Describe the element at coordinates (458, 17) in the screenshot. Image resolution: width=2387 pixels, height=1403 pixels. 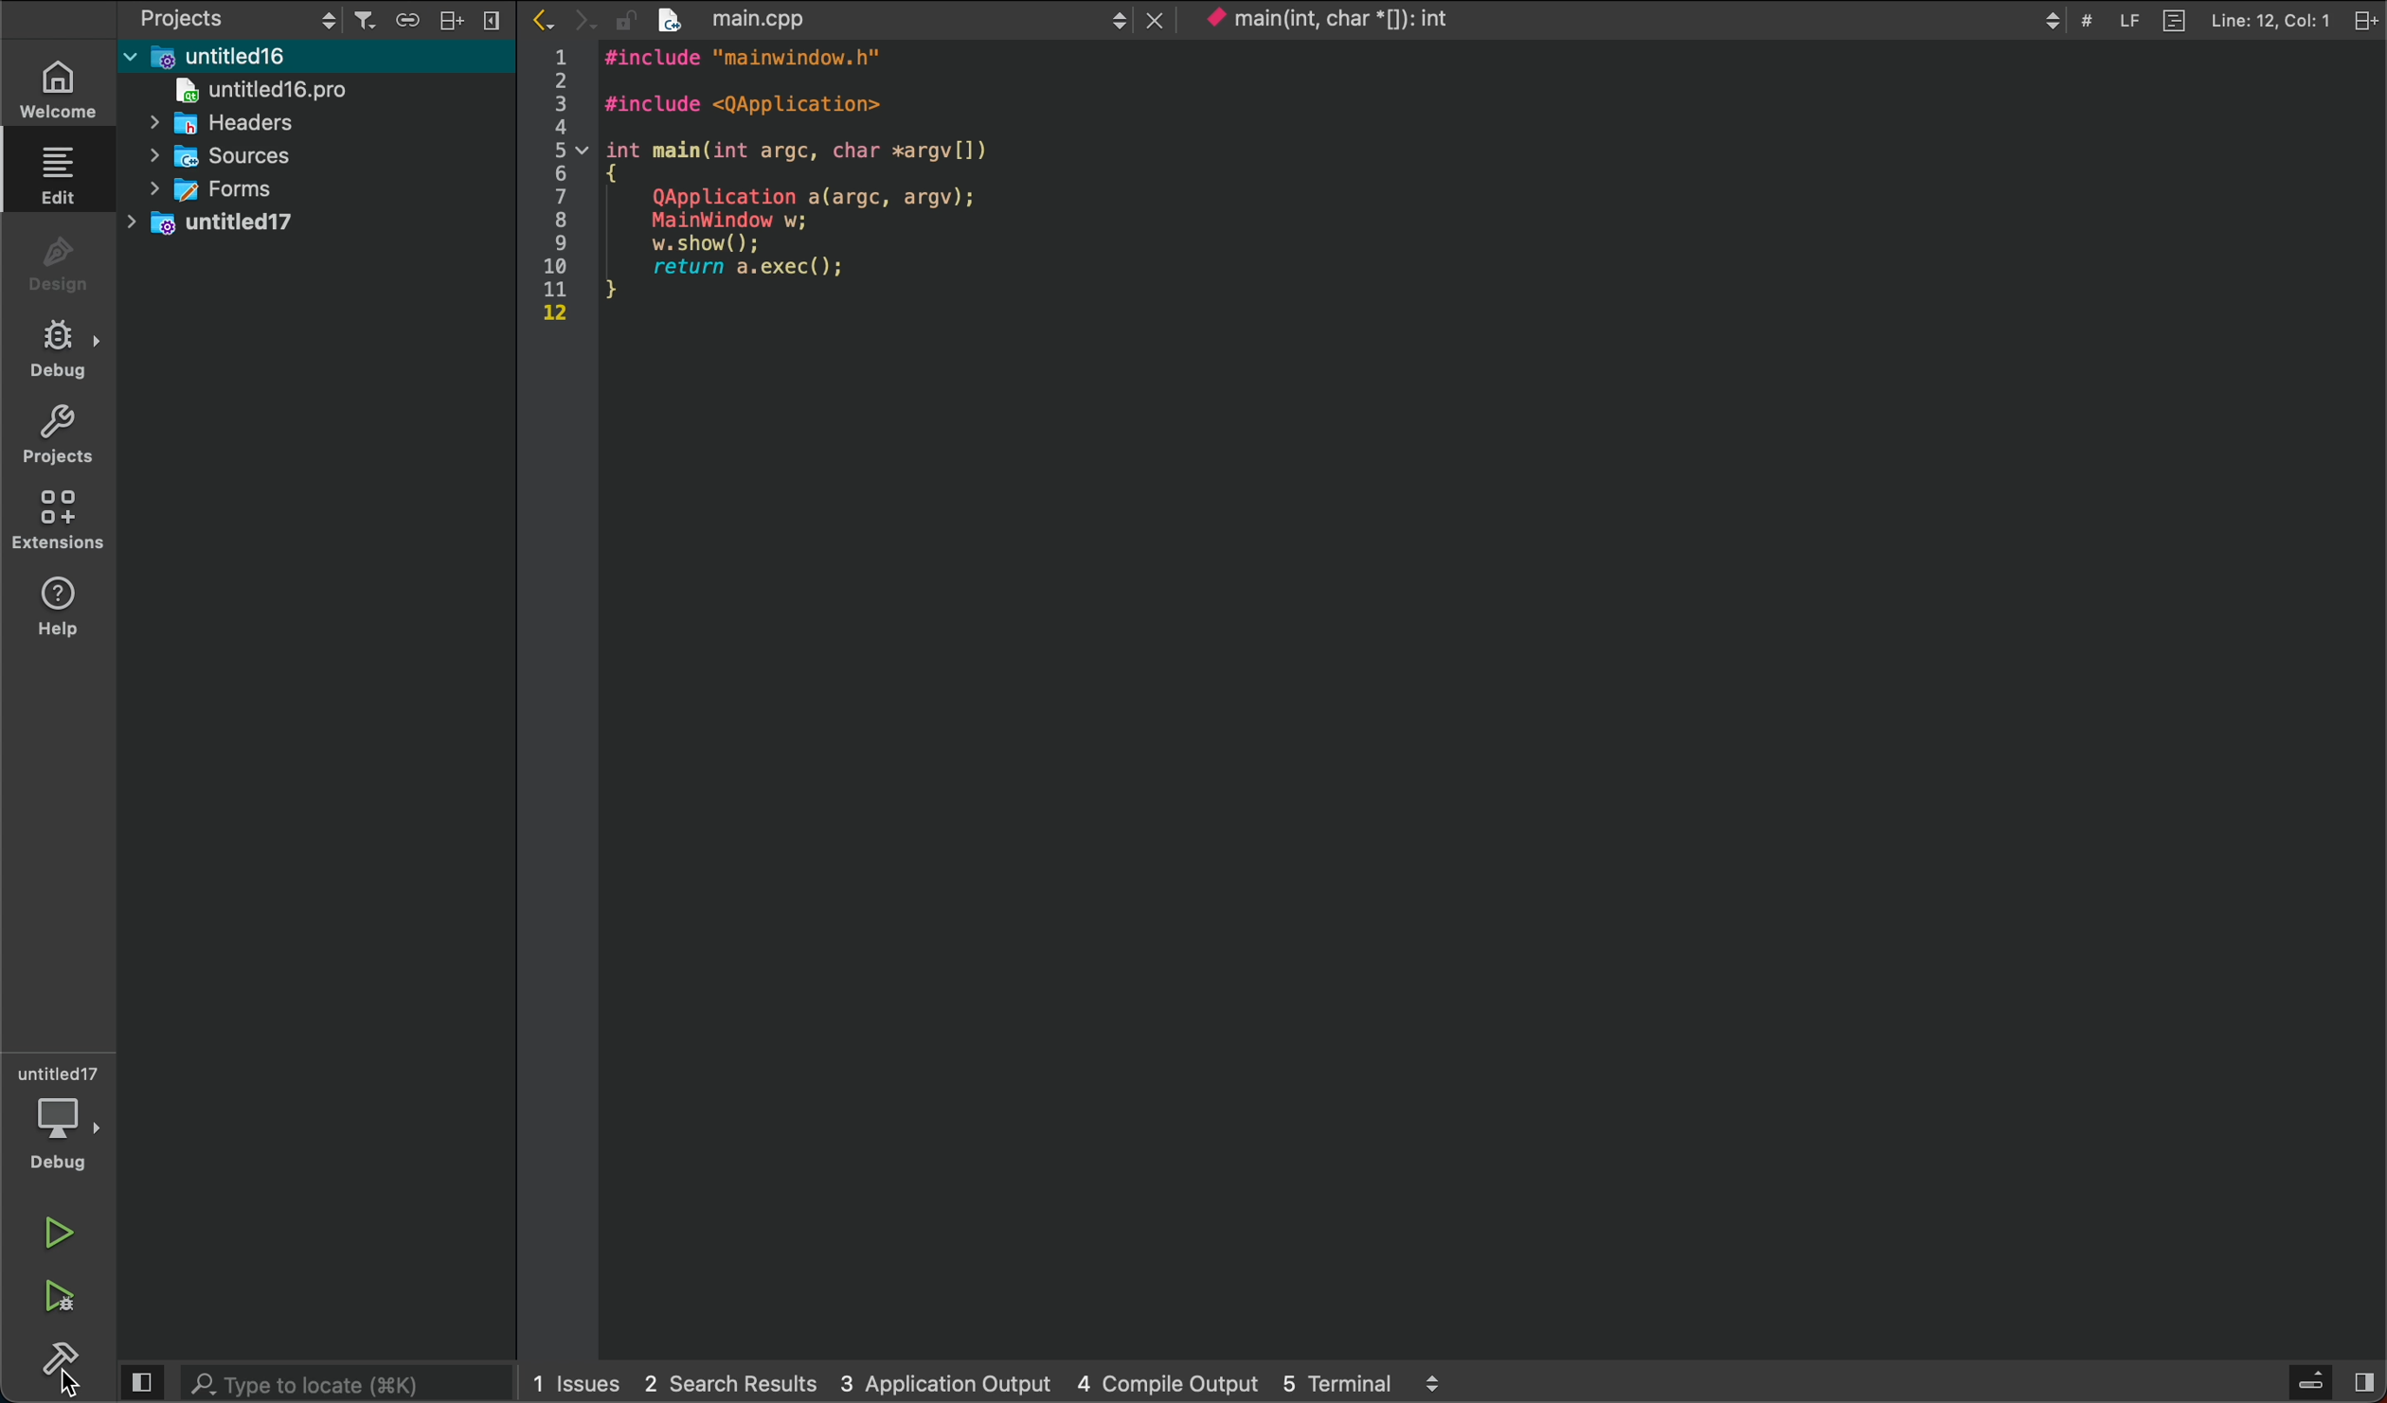
I see `layout` at that location.